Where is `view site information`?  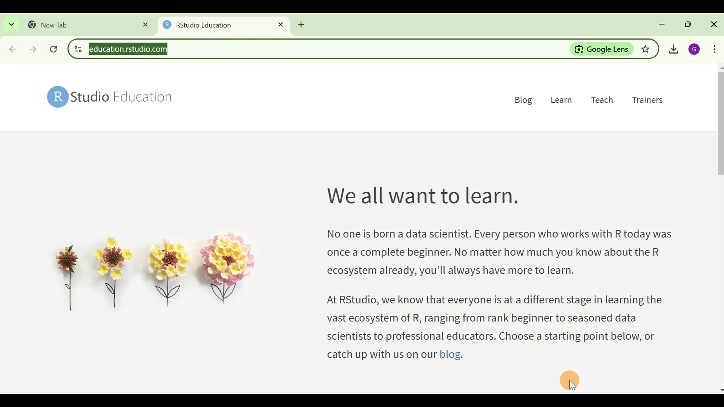
view site information is located at coordinates (77, 49).